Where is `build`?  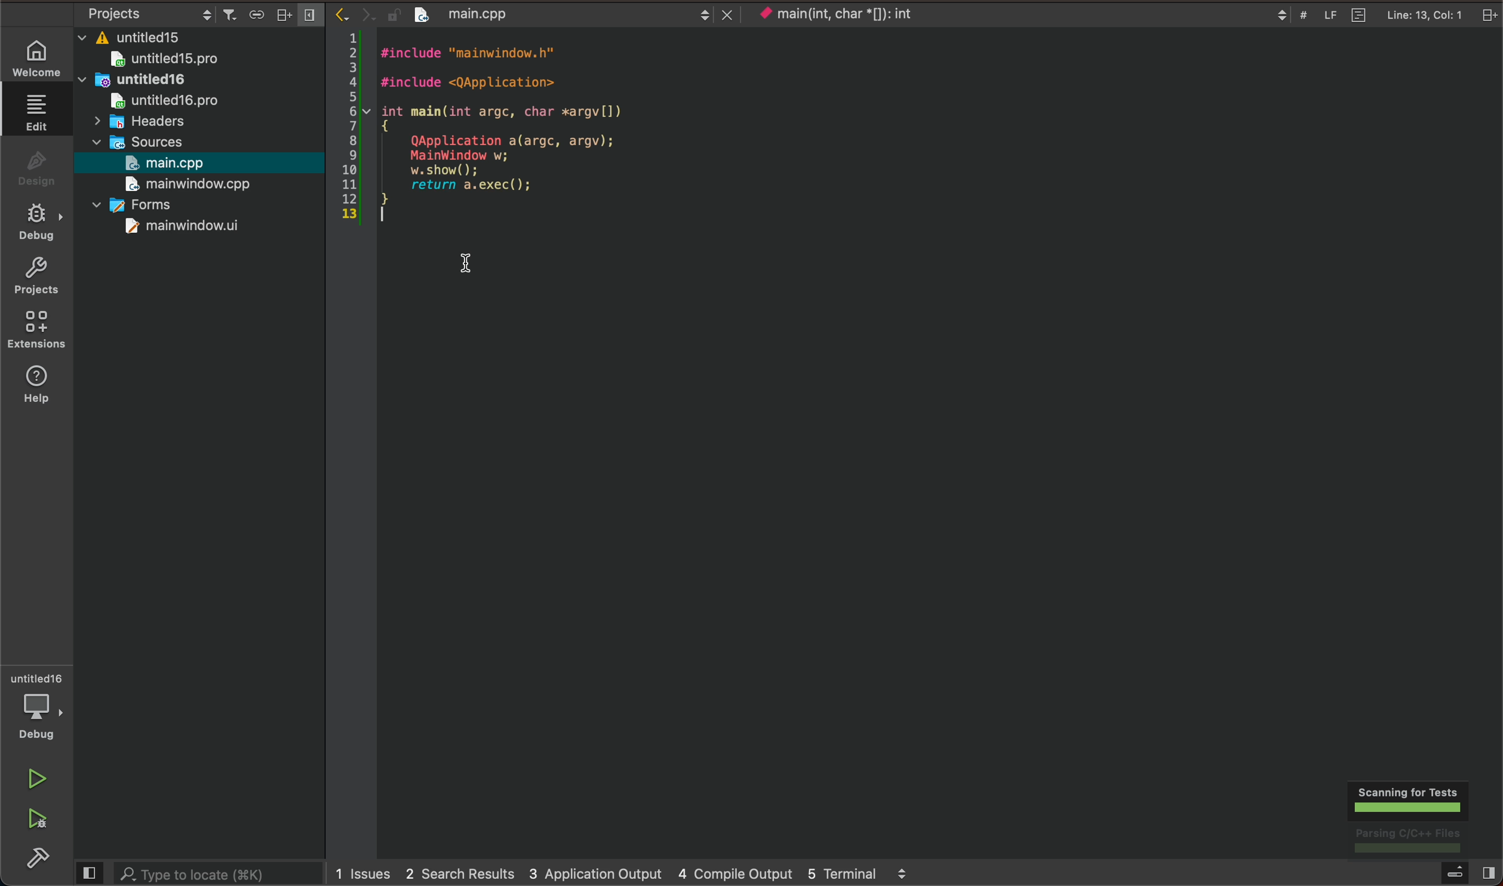 build is located at coordinates (42, 861).